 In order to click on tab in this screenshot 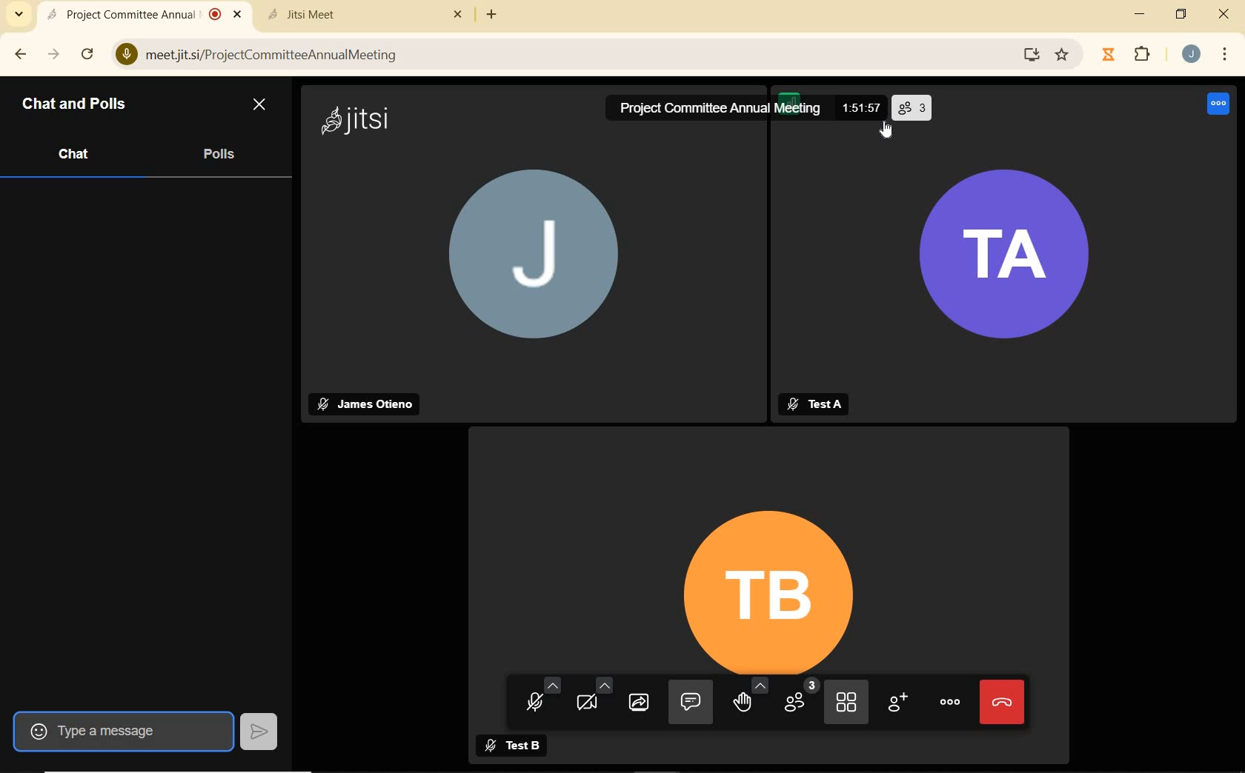, I will do `click(352, 16)`.